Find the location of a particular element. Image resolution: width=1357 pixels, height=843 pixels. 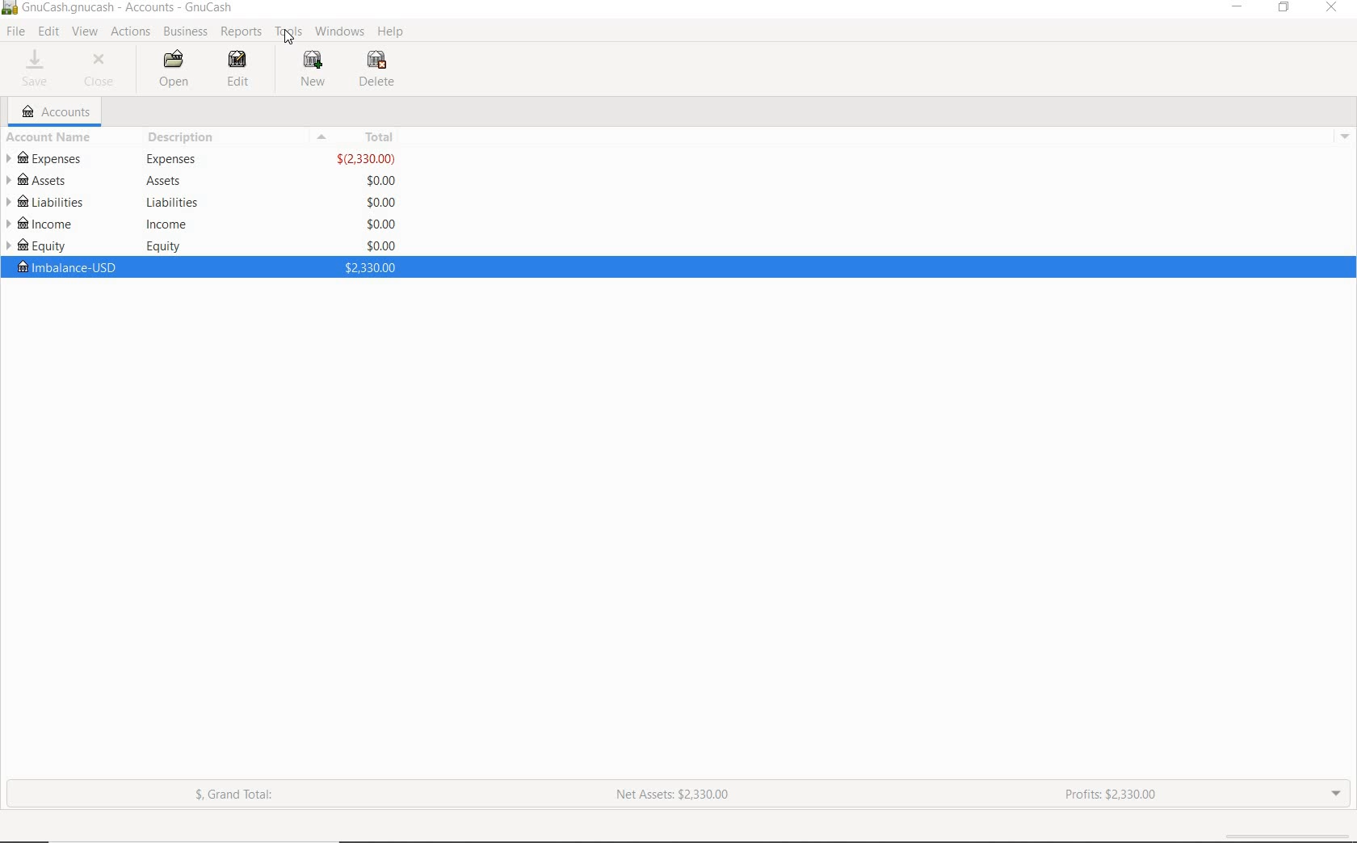

WINDOWS is located at coordinates (340, 32).